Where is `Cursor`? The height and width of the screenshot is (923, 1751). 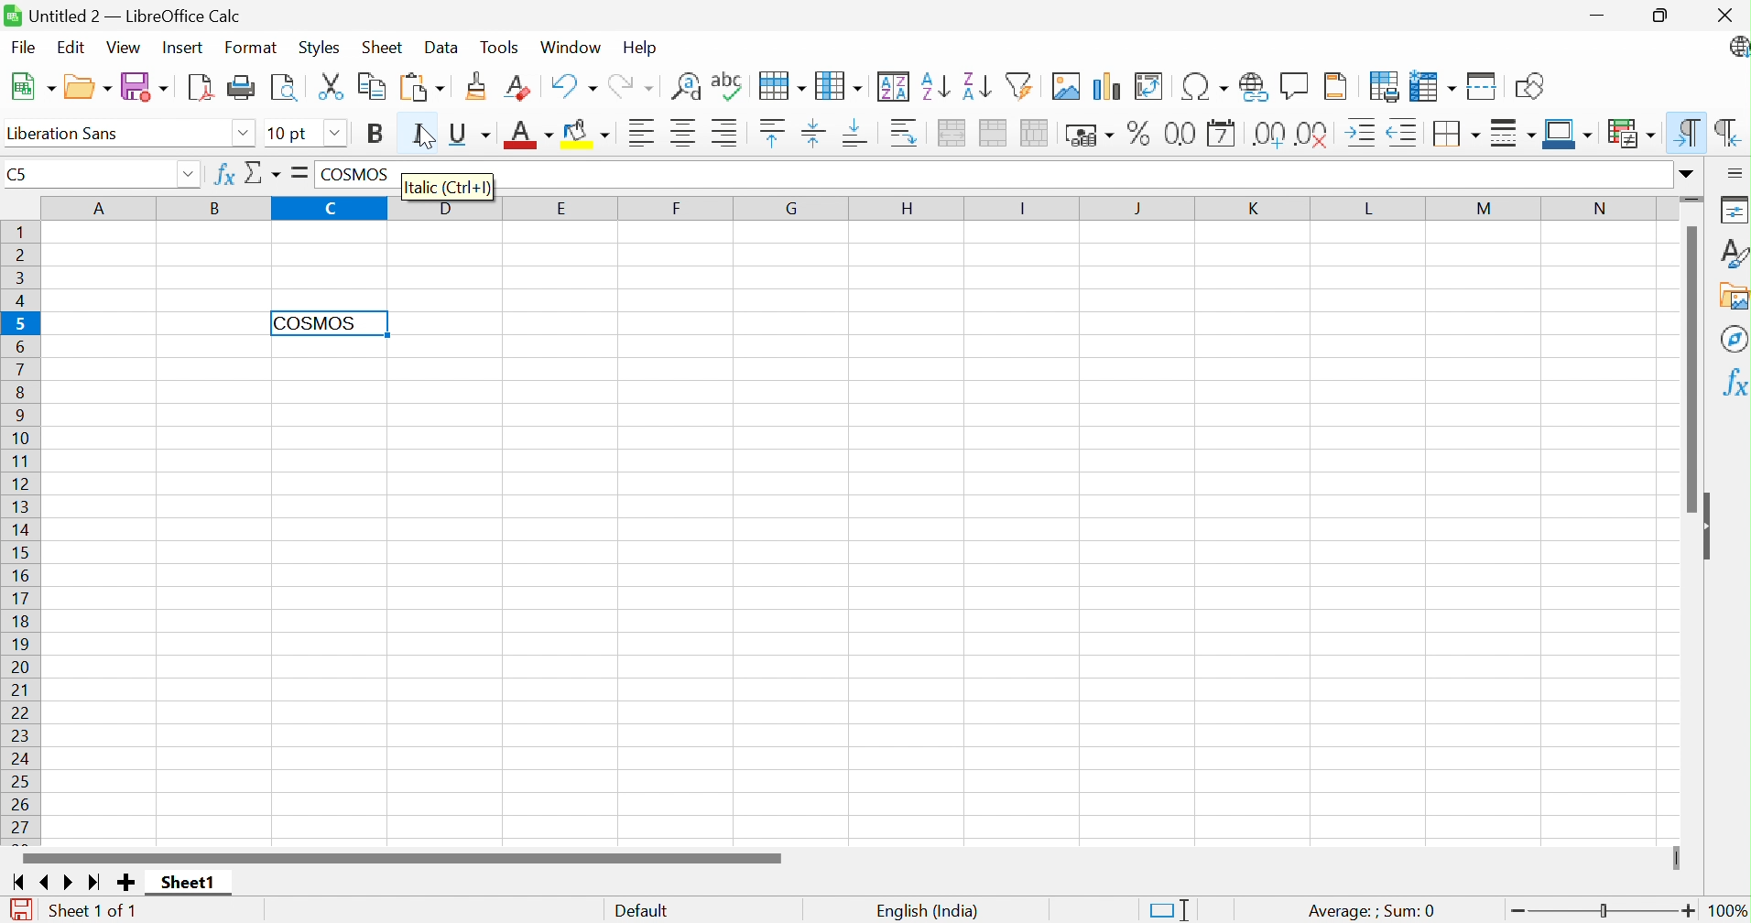
Cursor is located at coordinates (422, 136).